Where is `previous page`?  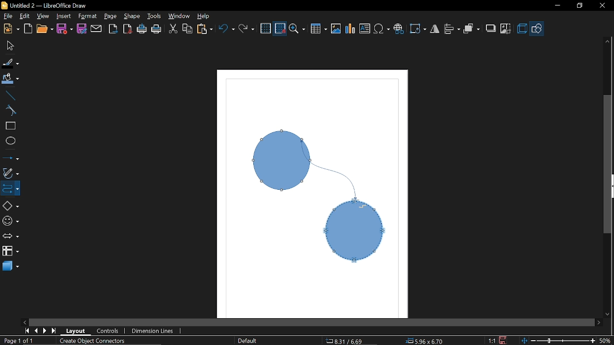 previous page is located at coordinates (35, 331).